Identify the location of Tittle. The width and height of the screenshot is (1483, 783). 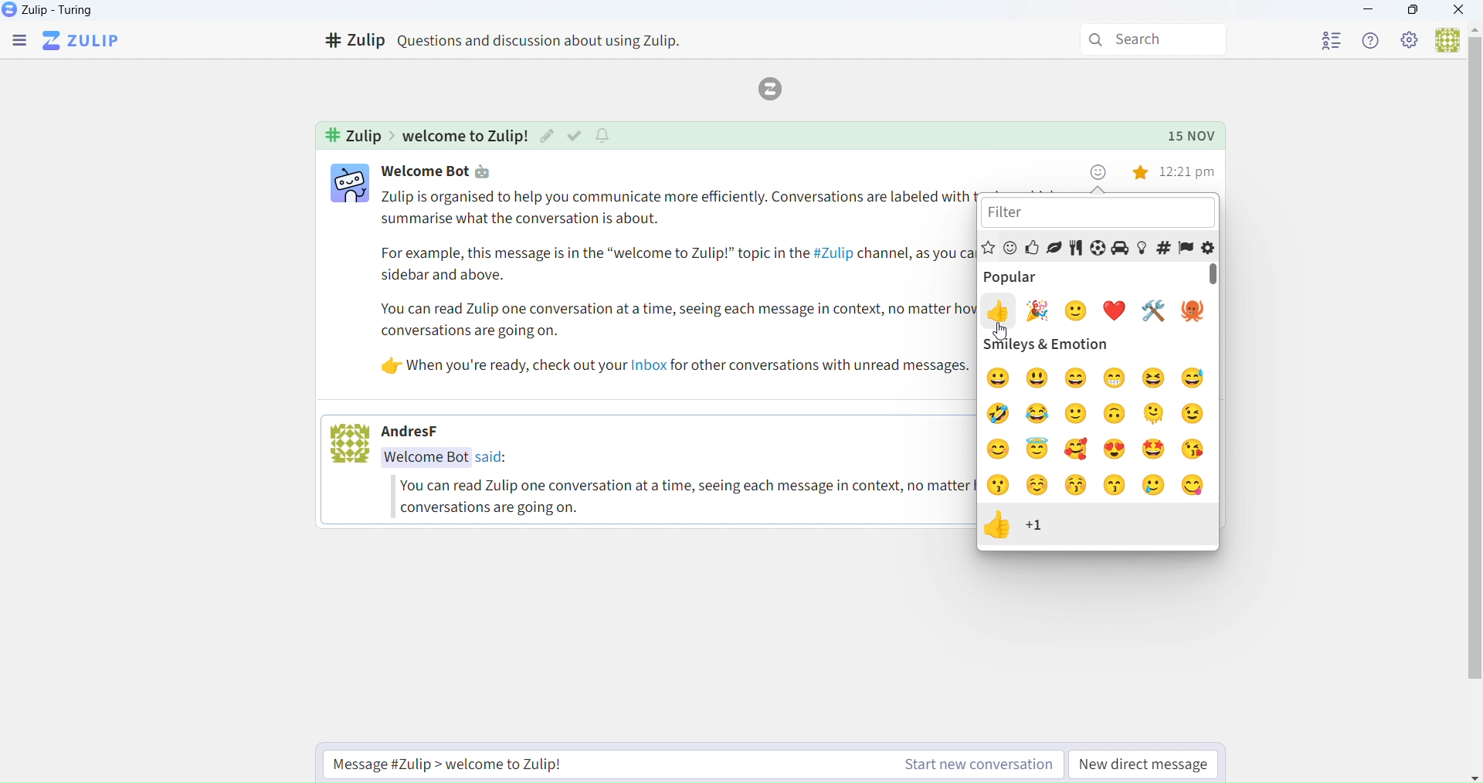
(519, 40).